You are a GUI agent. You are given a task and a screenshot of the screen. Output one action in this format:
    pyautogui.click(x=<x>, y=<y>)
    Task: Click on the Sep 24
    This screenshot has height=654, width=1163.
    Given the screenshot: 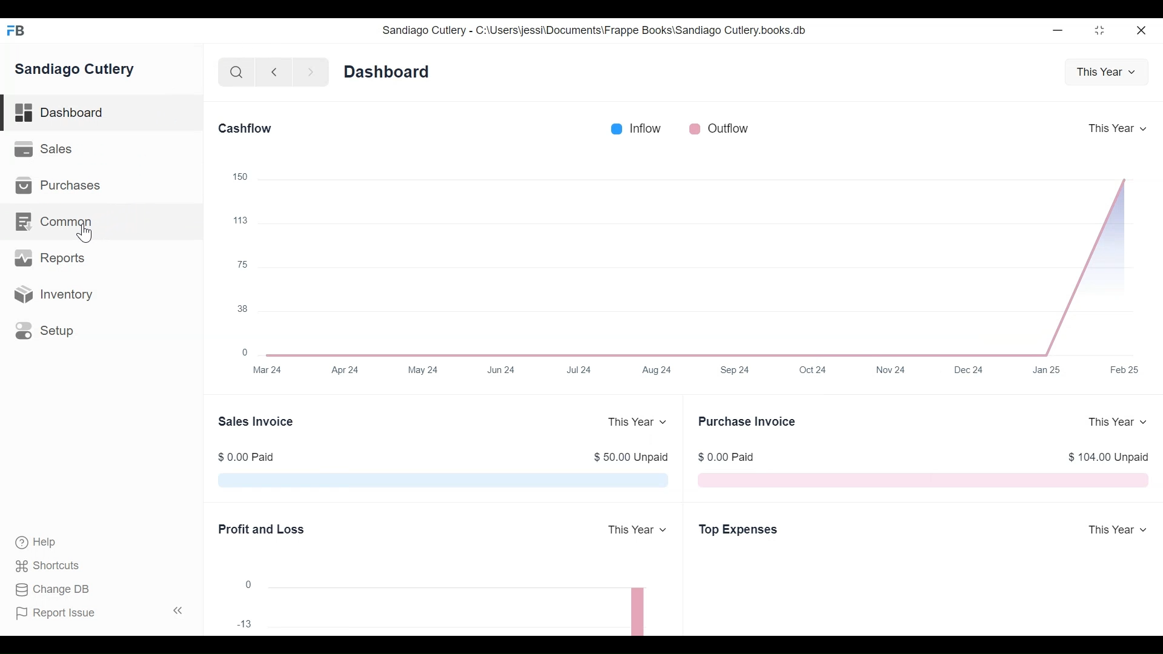 What is the action you would take?
    pyautogui.click(x=738, y=370)
    